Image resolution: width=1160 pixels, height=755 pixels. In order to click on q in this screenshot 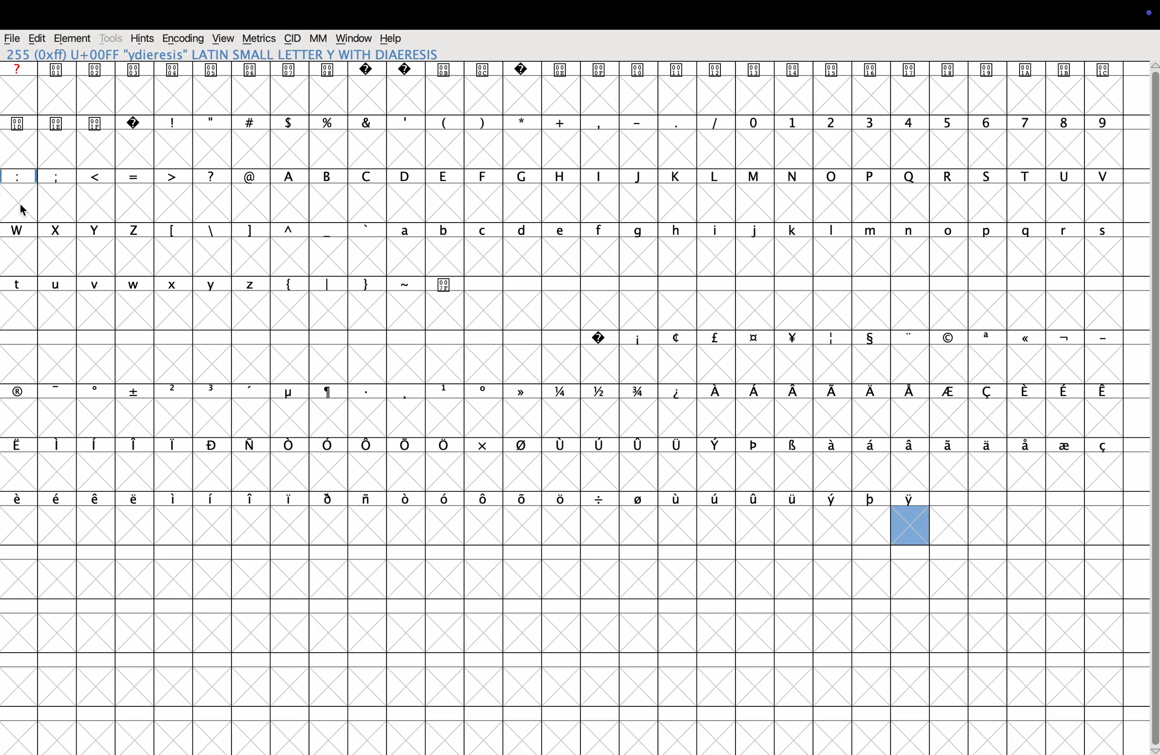, I will do `click(1027, 248)`.